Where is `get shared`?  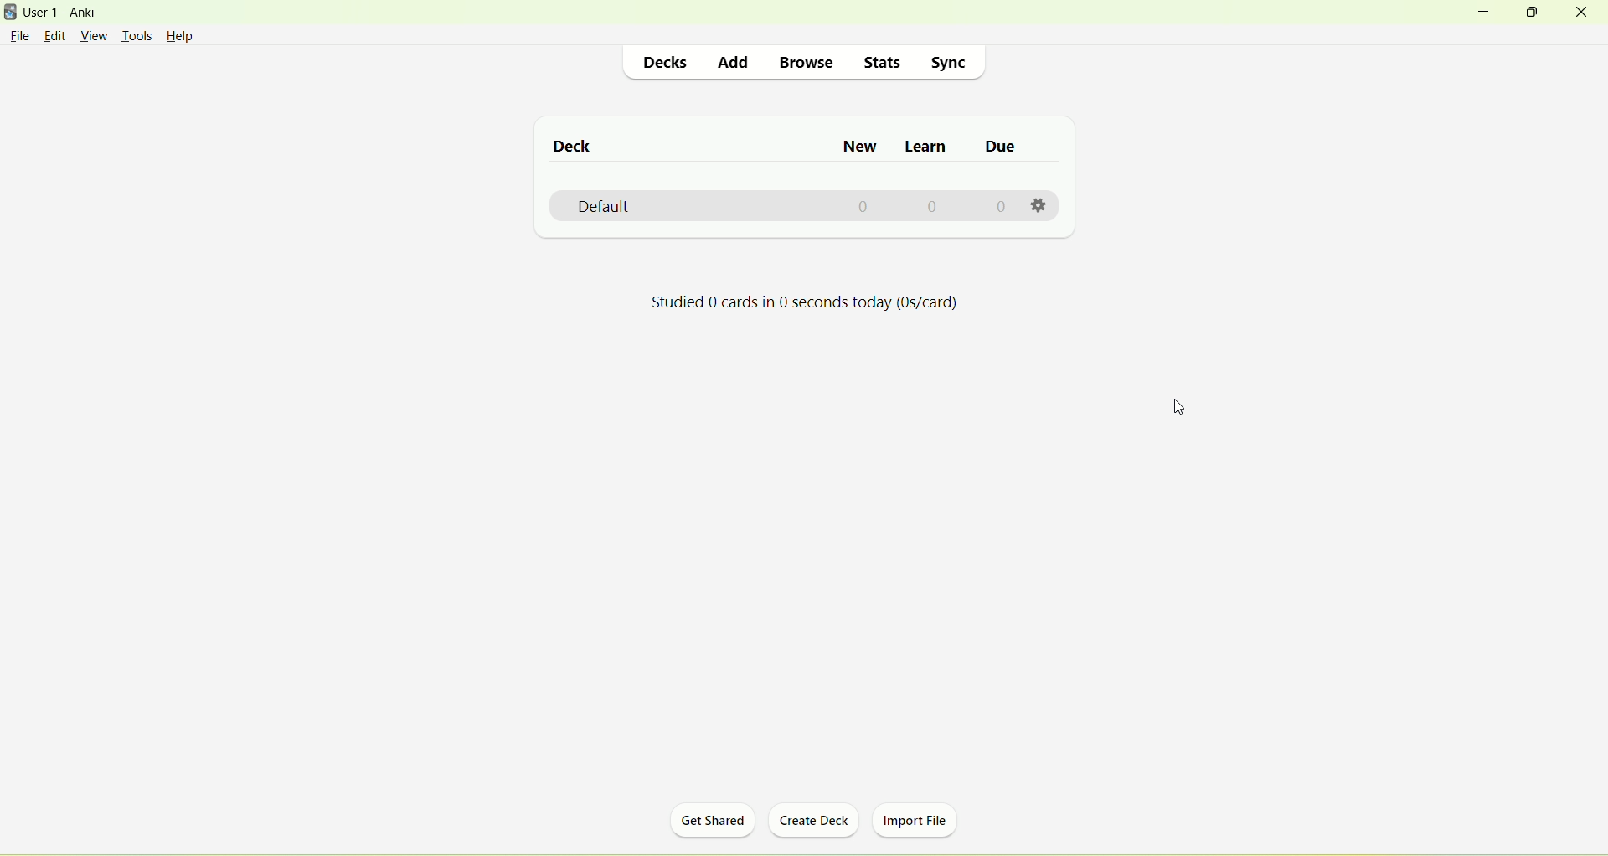
get shared is located at coordinates (705, 821).